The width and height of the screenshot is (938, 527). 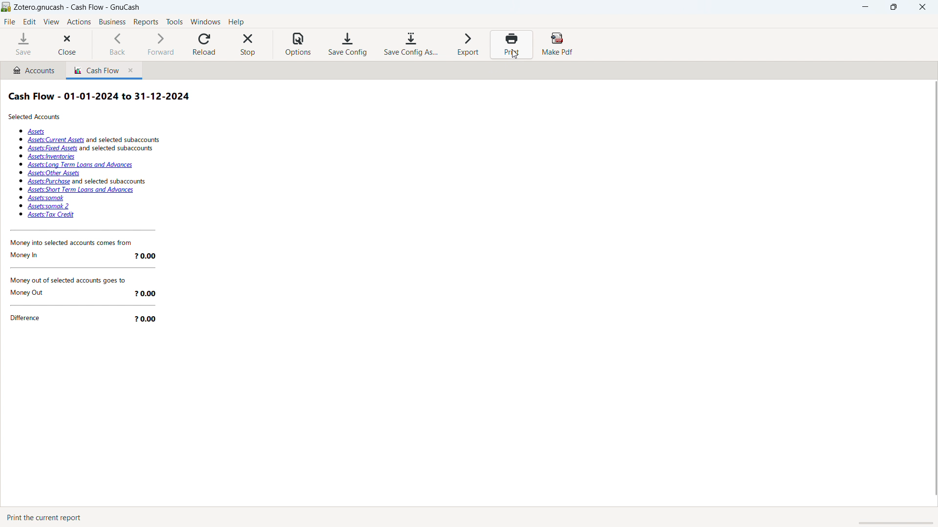 I want to click on make pdf, so click(x=556, y=44).